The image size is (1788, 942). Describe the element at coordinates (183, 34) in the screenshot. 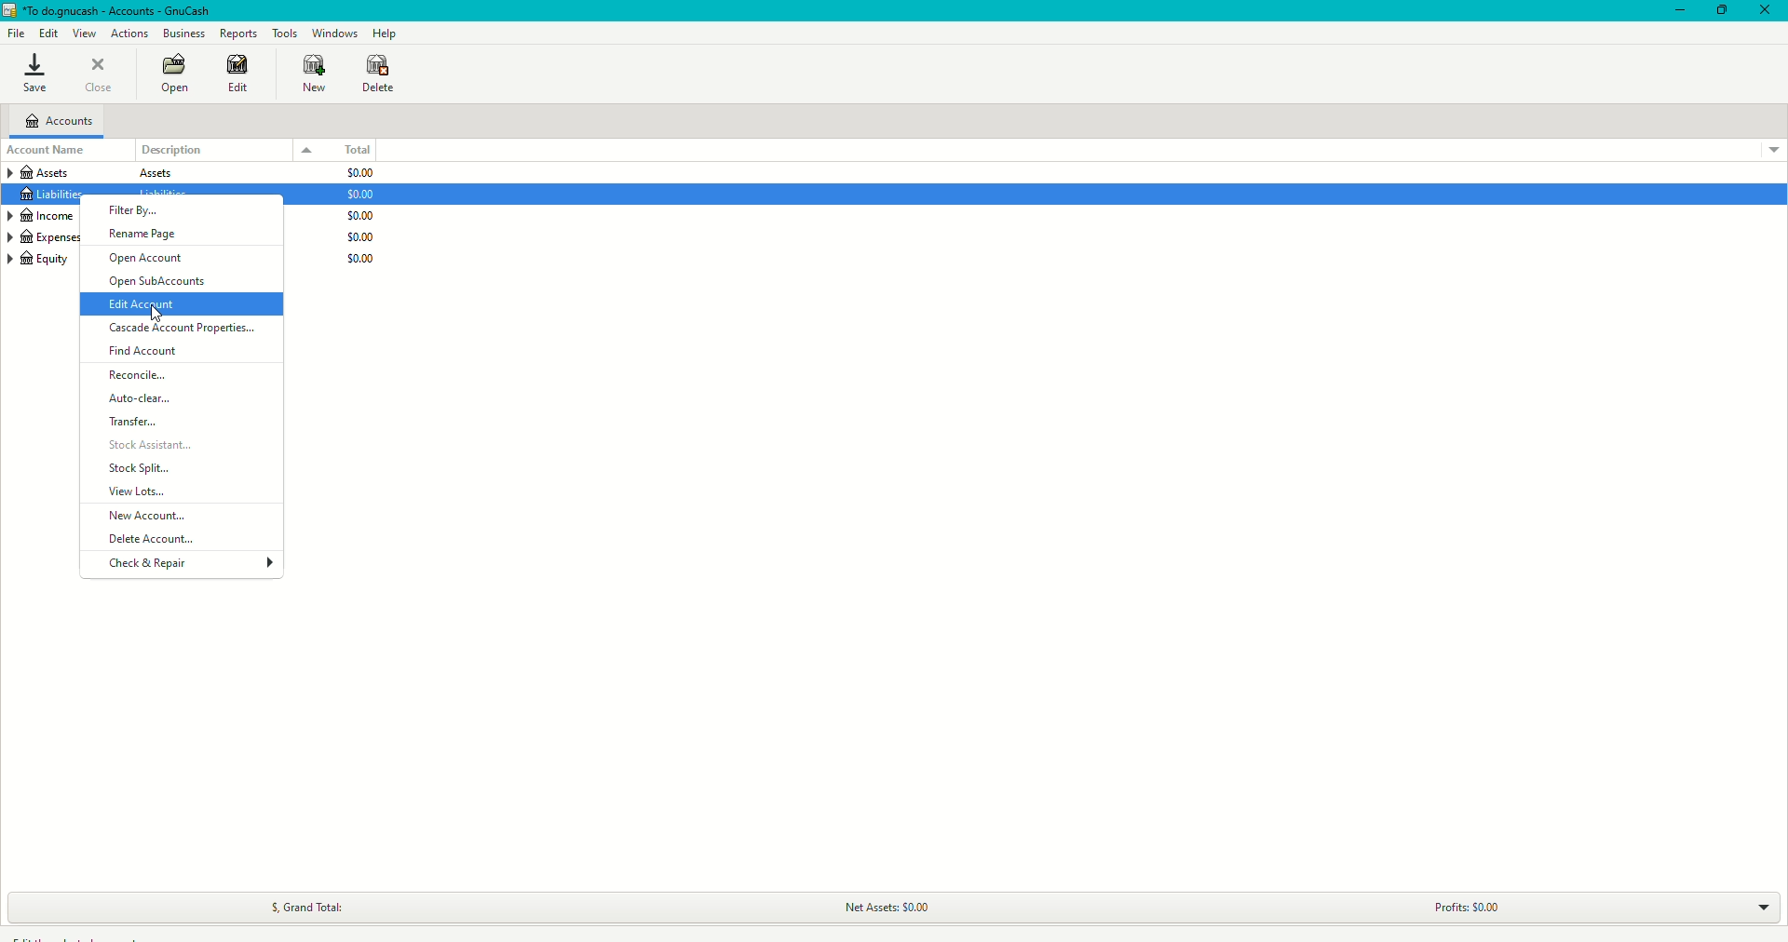

I see `Business` at that location.